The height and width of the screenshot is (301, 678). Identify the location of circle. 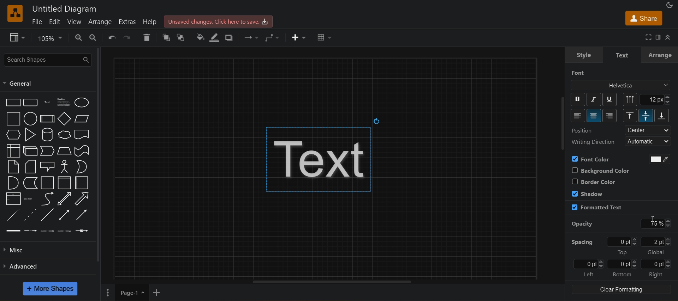
(31, 119).